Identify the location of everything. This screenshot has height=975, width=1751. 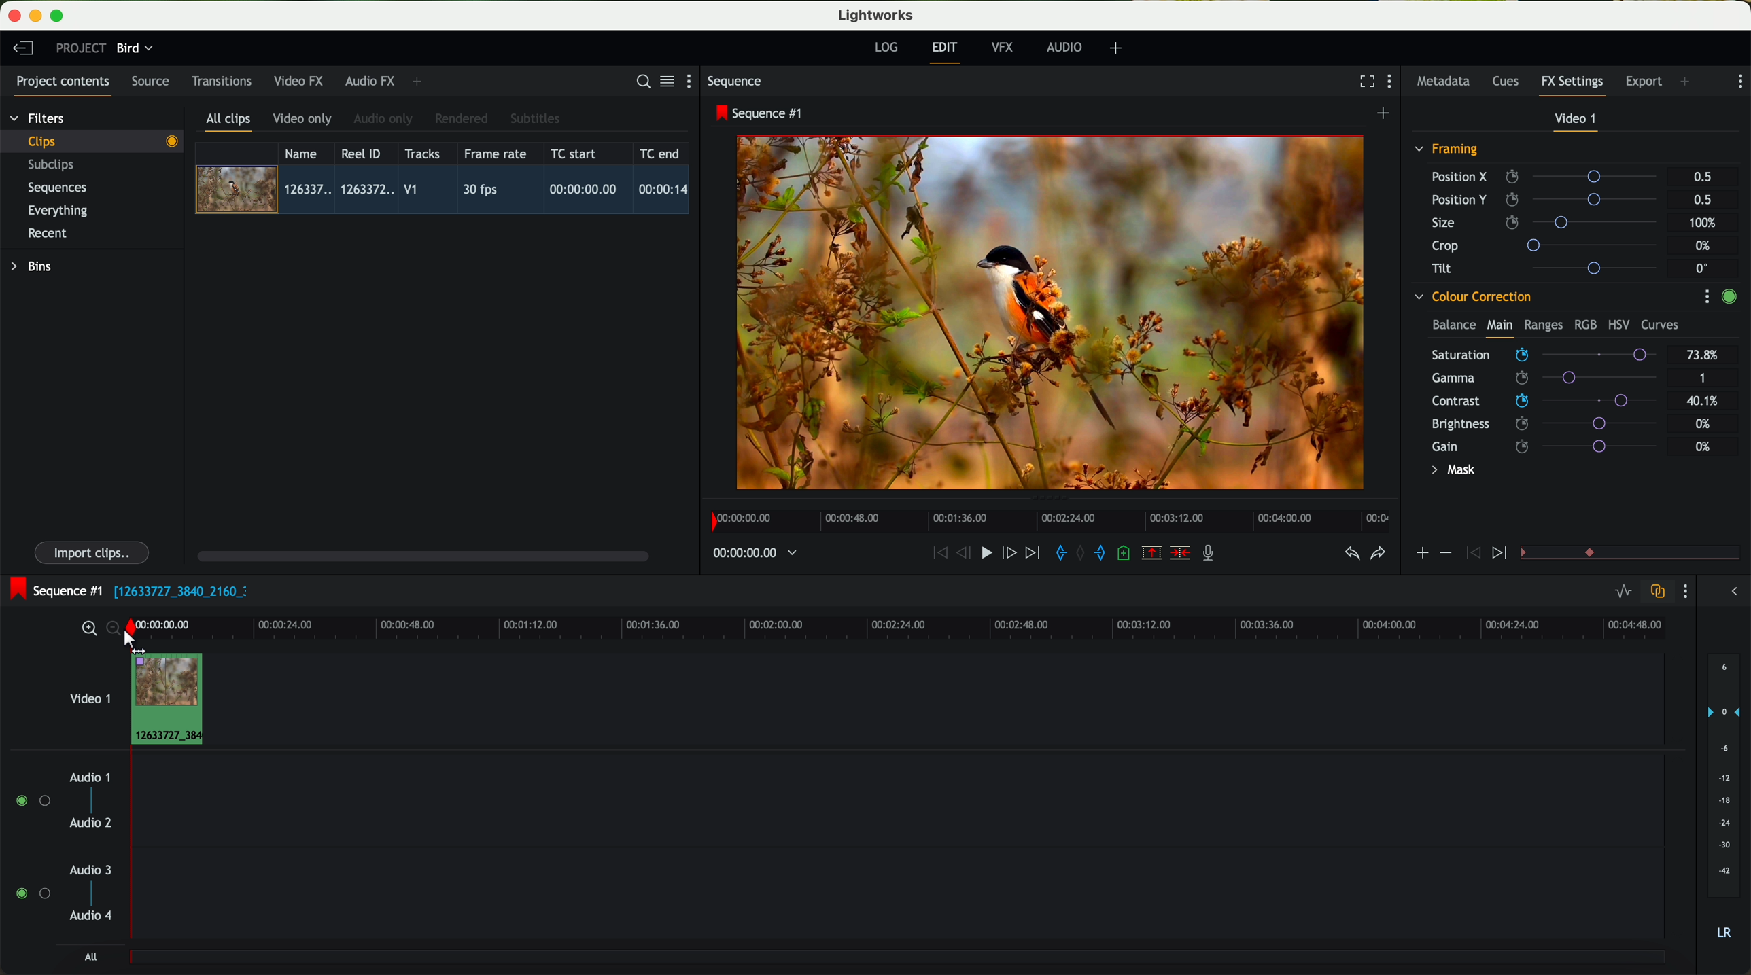
(58, 211).